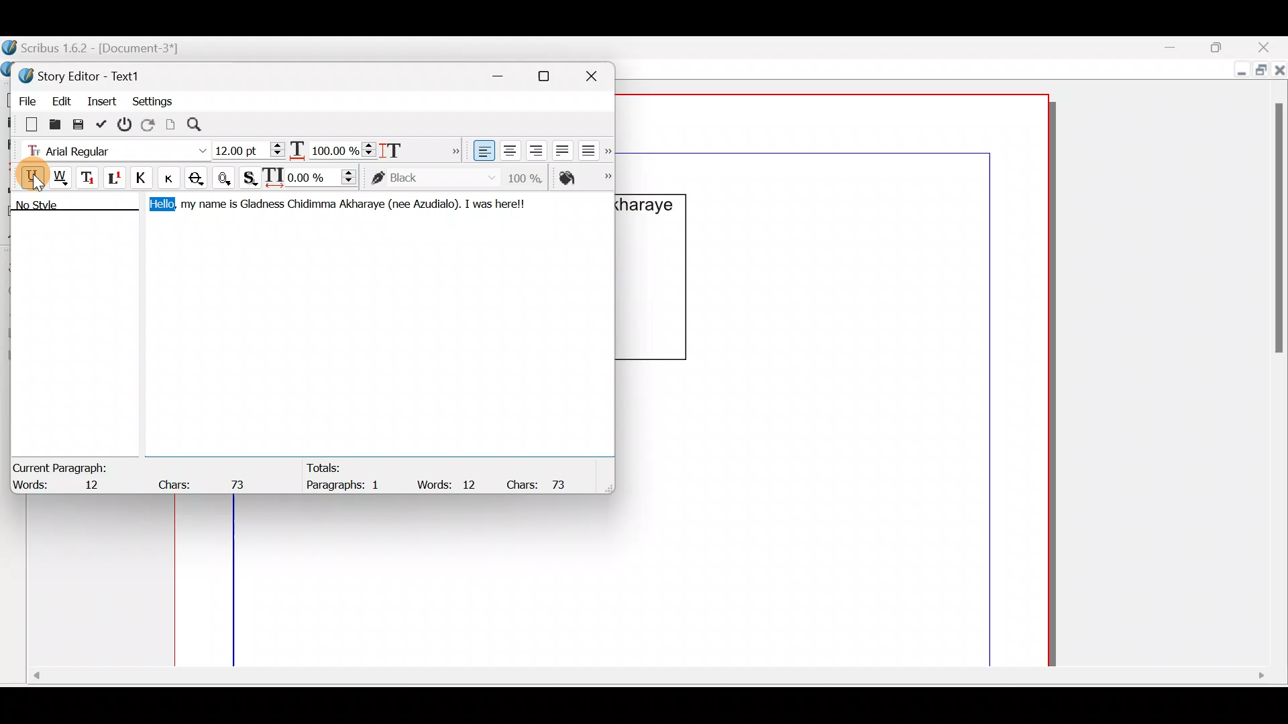  I want to click on Maximize, so click(1259, 72).